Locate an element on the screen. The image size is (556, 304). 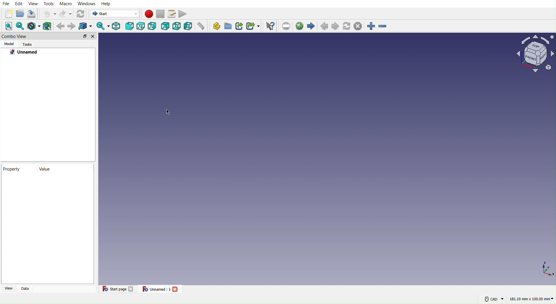
Create a new part is located at coordinates (215, 26).